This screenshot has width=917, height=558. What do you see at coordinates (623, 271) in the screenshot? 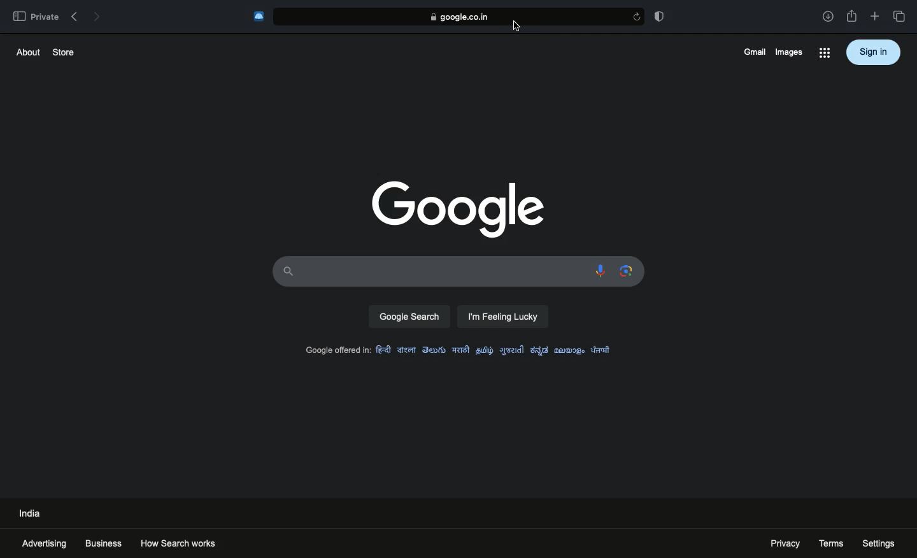
I see `Scanner` at bounding box center [623, 271].